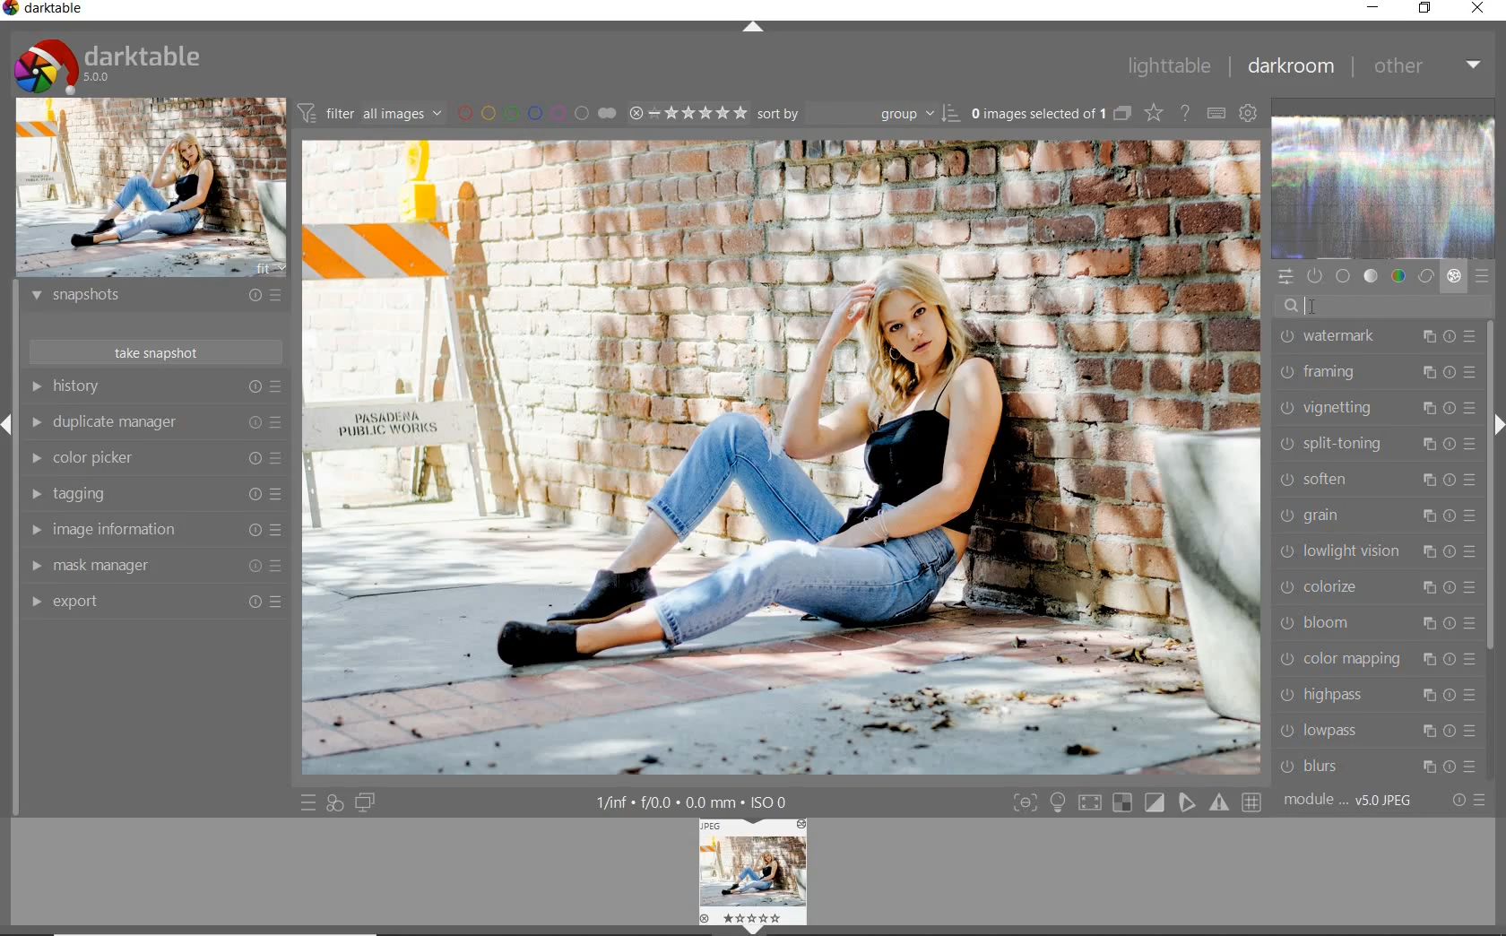  What do you see at coordinates (155, 389) in the screenshot?
I see `history` at bounding box center [155, 389].